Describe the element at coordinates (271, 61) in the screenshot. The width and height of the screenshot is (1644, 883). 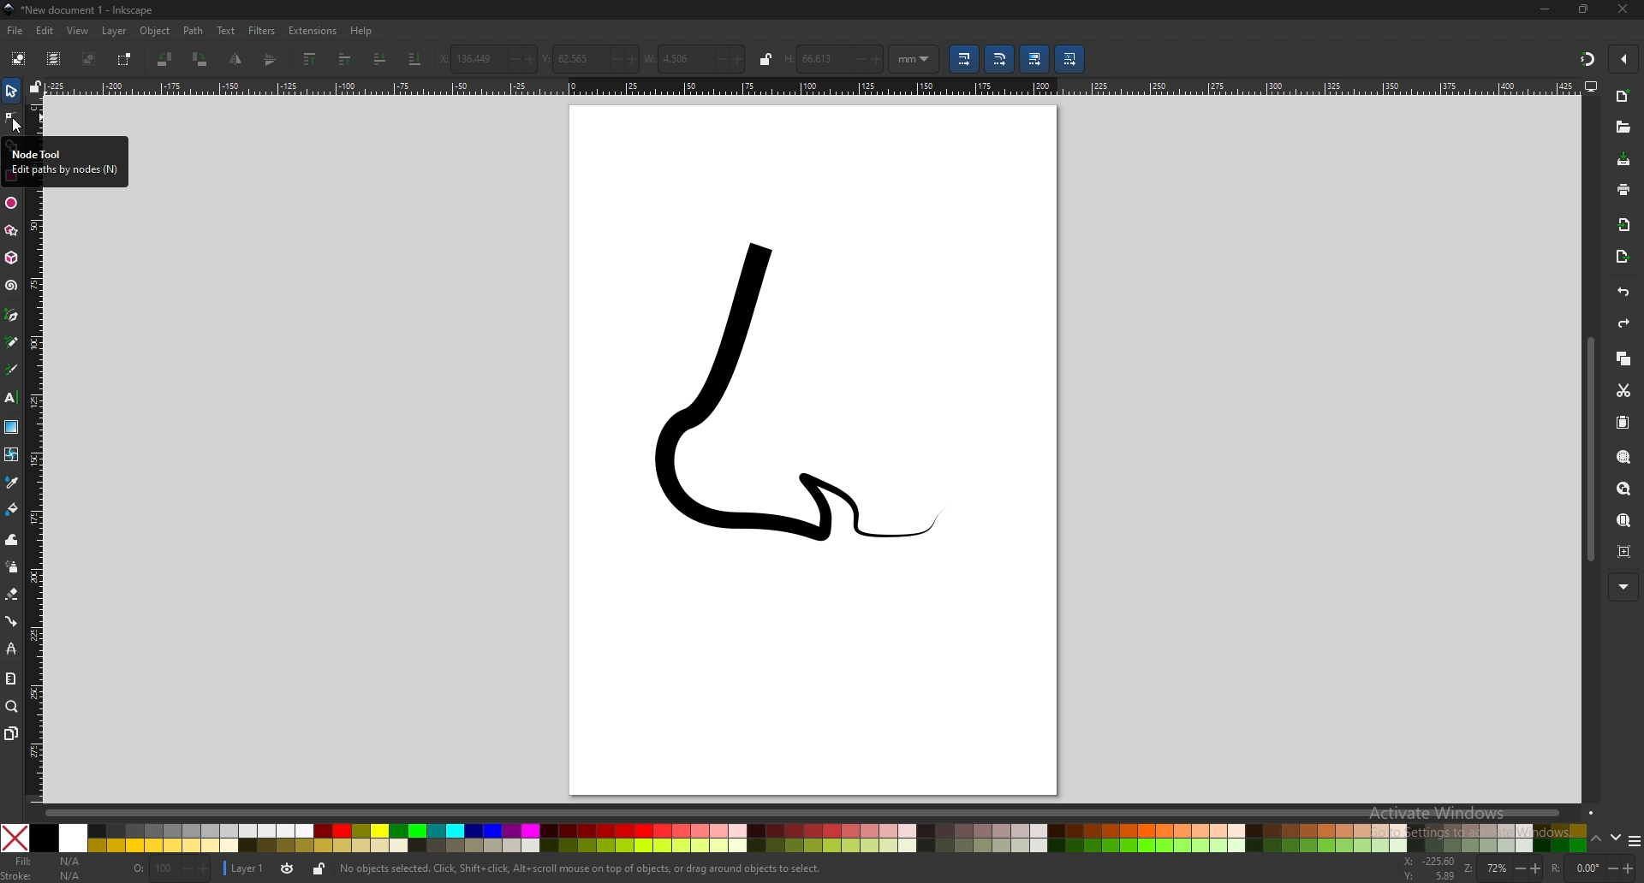
I see `flip horizontally` at that location.